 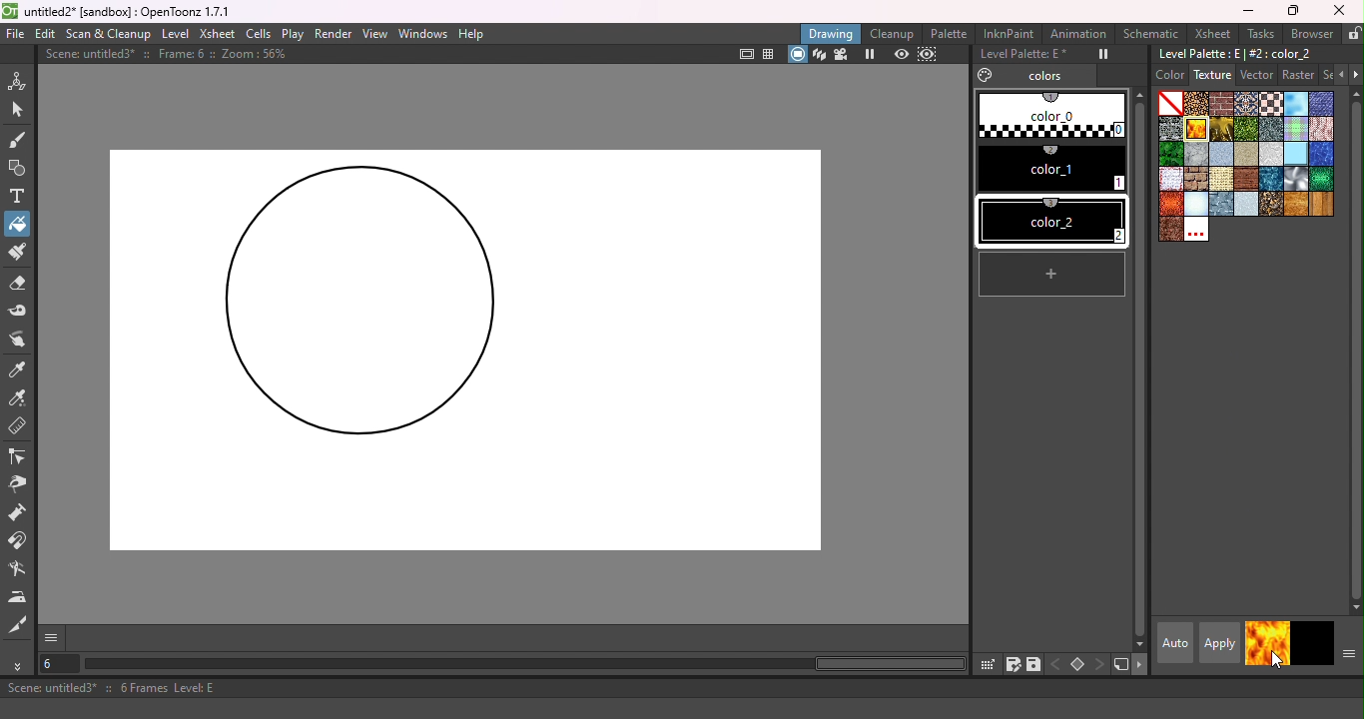 I want to click on Animate tool, so click(x=21, y=78).